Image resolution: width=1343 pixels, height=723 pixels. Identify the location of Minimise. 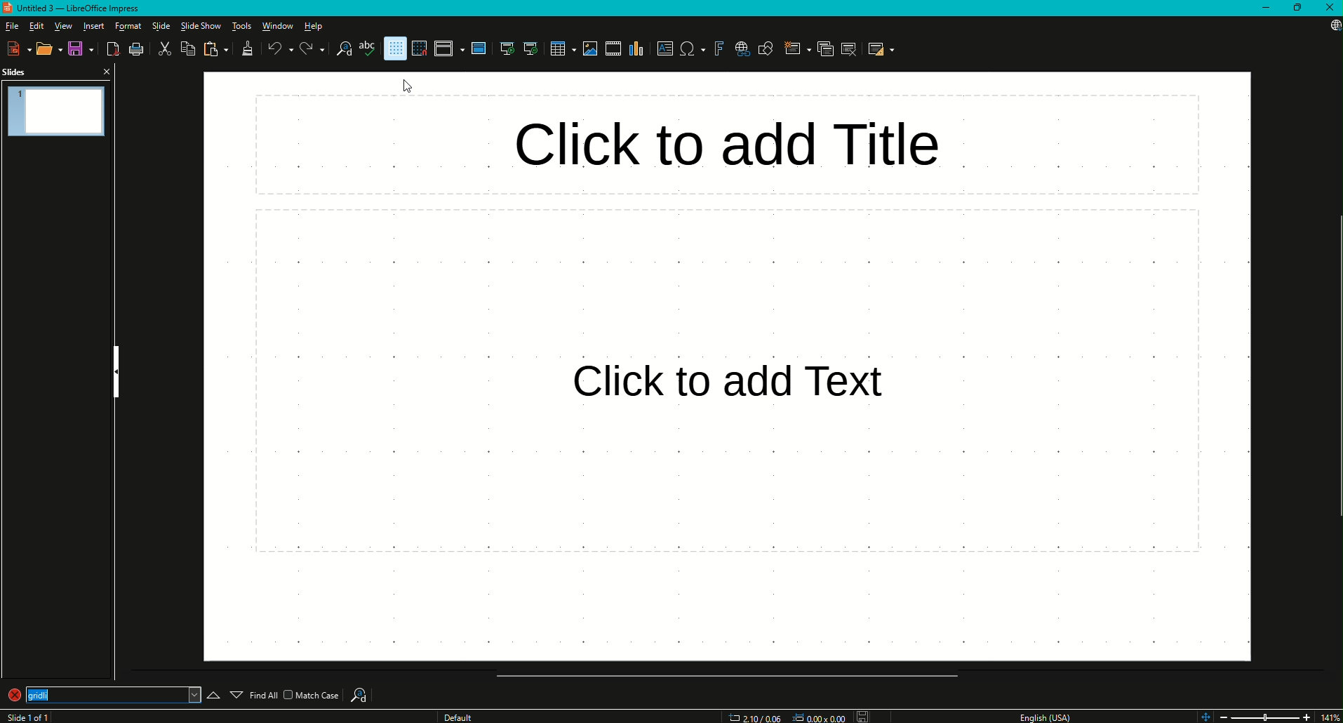
(1265, 8).